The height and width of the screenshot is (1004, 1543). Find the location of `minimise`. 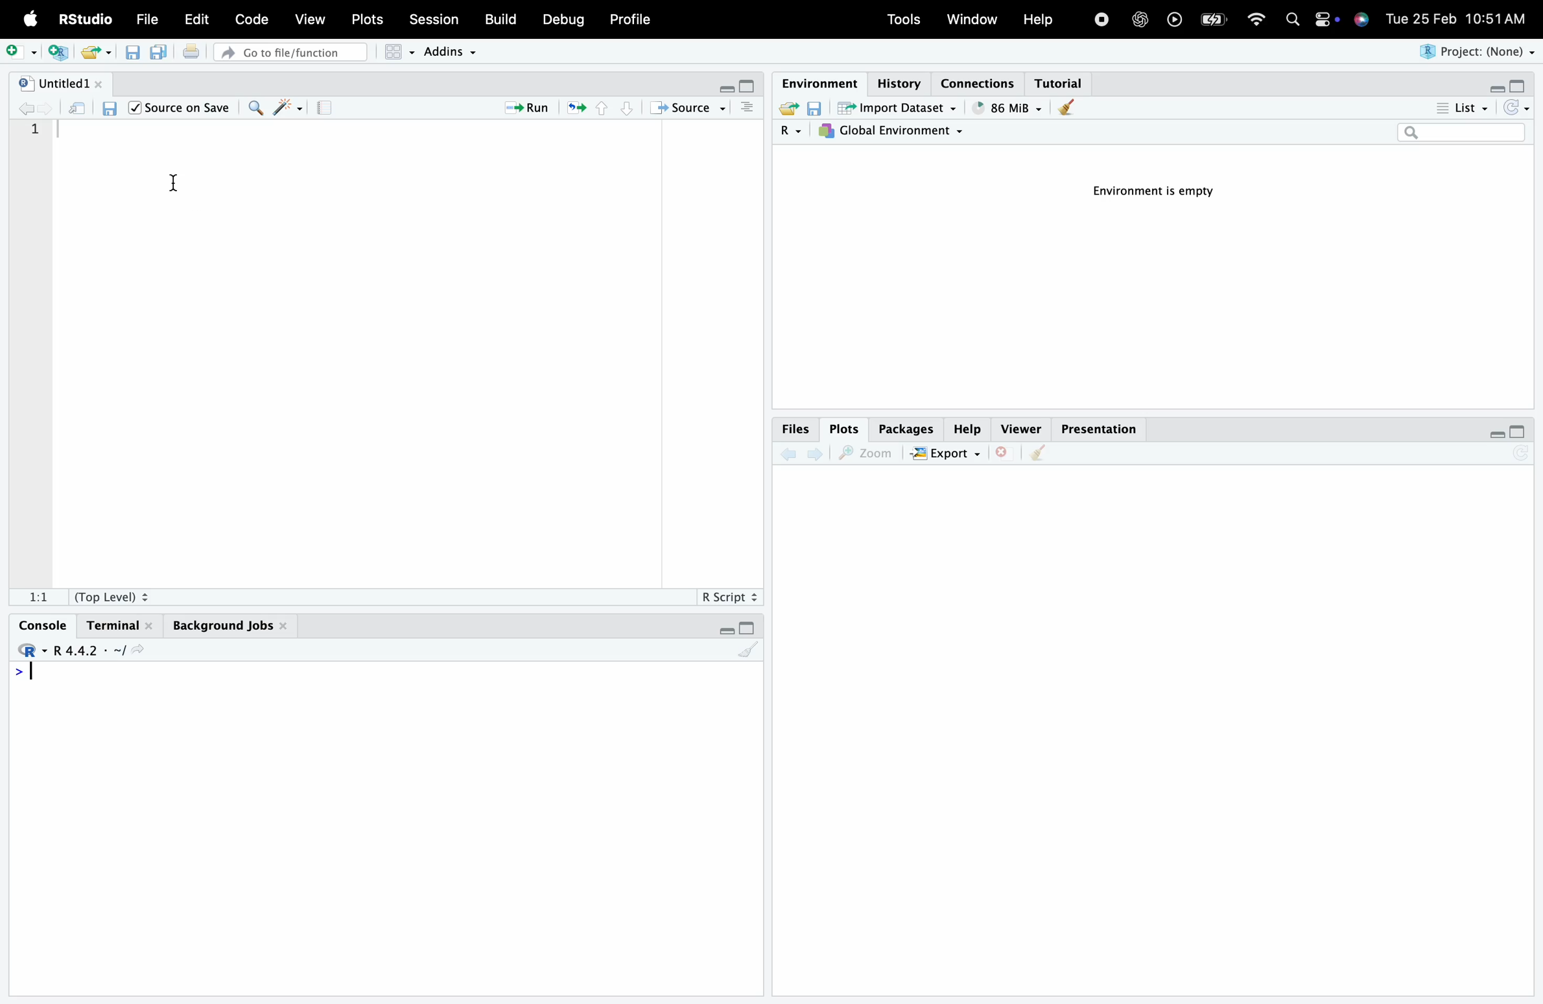

minimise is located at coordinates (723, 633).